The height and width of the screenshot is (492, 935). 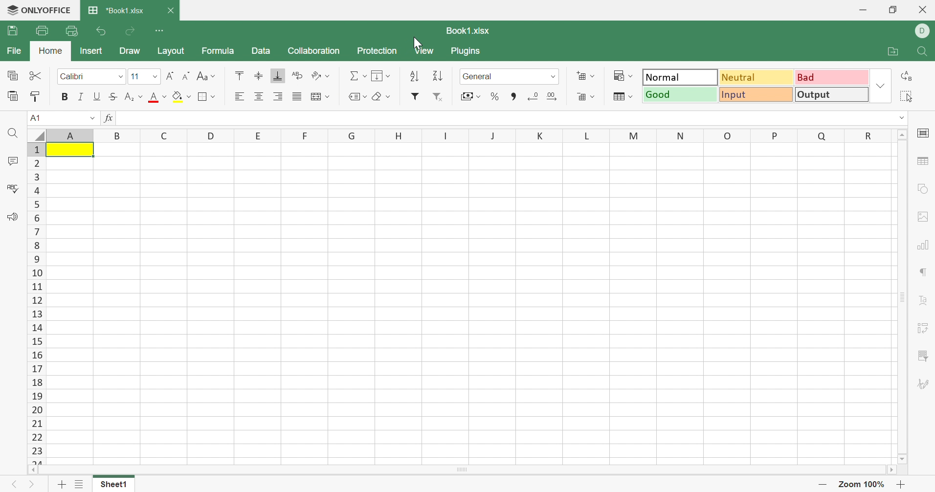 What do you see at coordinates (131, 30) in the screenshot?
I see `Redo` at bounding box center [131, 30].